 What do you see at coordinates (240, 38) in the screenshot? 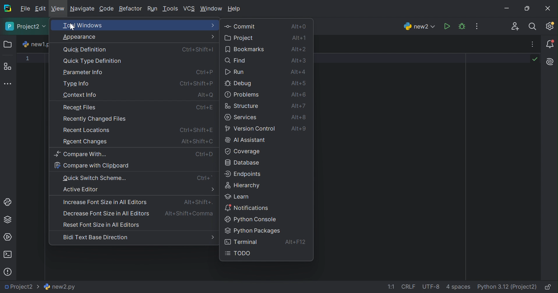
I see `Project` at bounding box center [240, 38].